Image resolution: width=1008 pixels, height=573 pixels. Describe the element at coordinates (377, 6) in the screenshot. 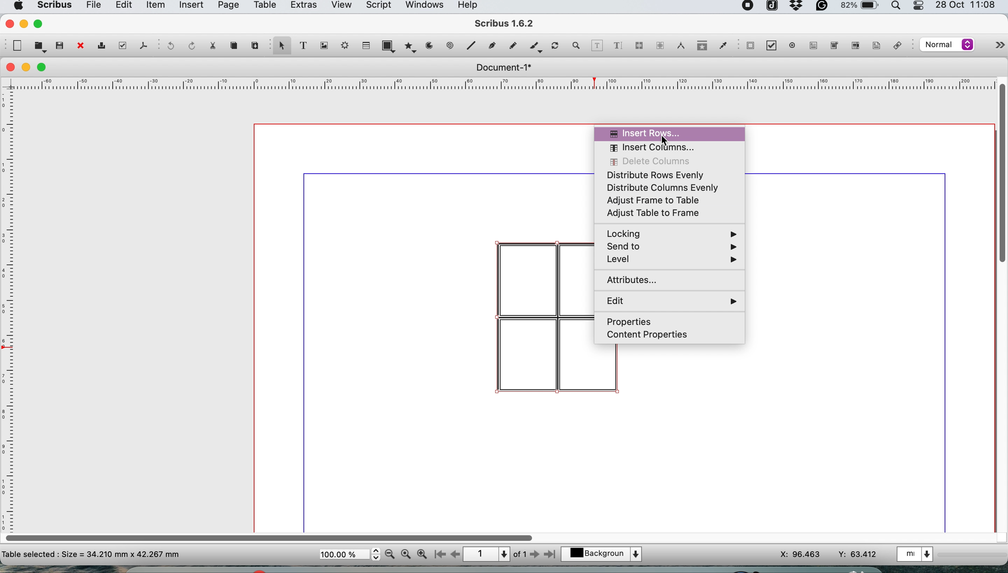

I see `script` at that location.